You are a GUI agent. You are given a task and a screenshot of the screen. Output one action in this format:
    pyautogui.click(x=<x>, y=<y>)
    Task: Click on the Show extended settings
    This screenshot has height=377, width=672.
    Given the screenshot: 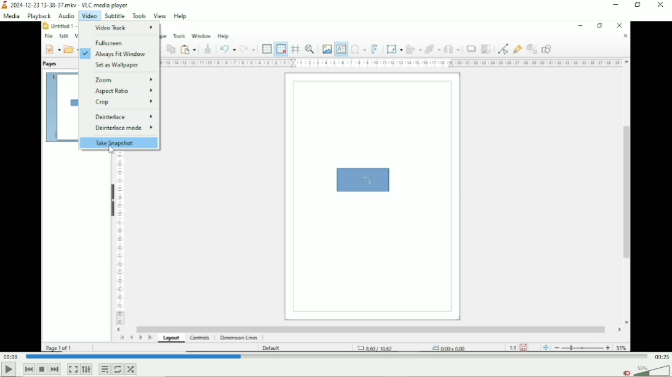 What is the action you would take?
    pyautogui.click(x=86, y=369)
    